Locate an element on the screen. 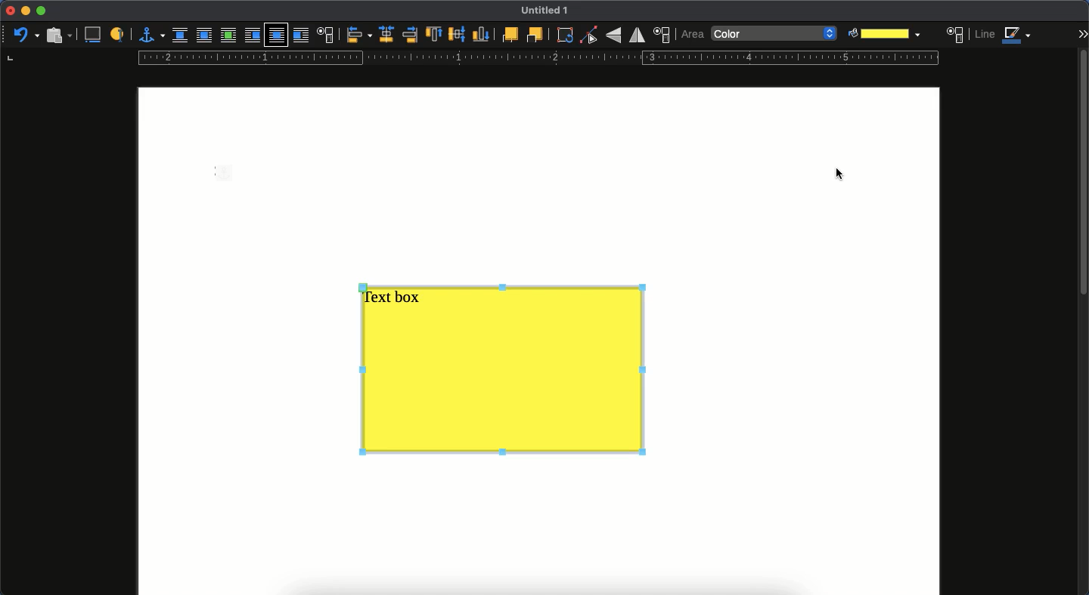 Image resolution: width=1089 pixels, height=595 pixels. area is located at coordinates (693, 34).